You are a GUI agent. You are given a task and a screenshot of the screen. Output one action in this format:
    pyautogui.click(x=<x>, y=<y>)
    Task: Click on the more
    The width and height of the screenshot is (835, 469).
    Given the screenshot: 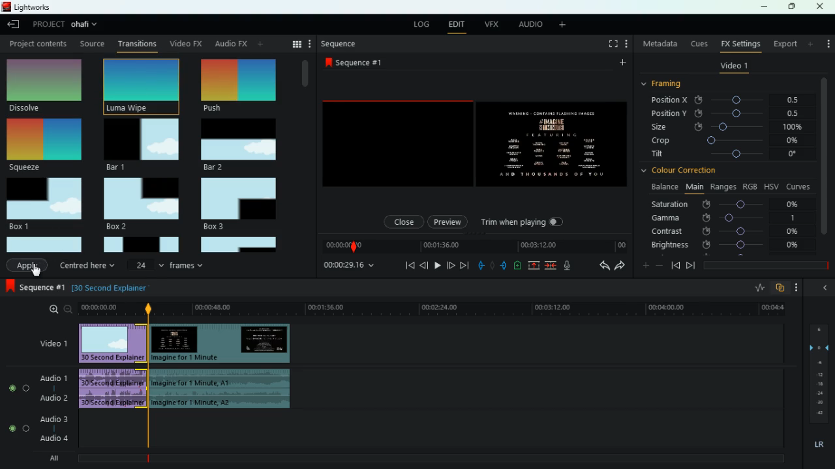 What is the action you would take?
    pyautogui.click(x=261, y=44)
    